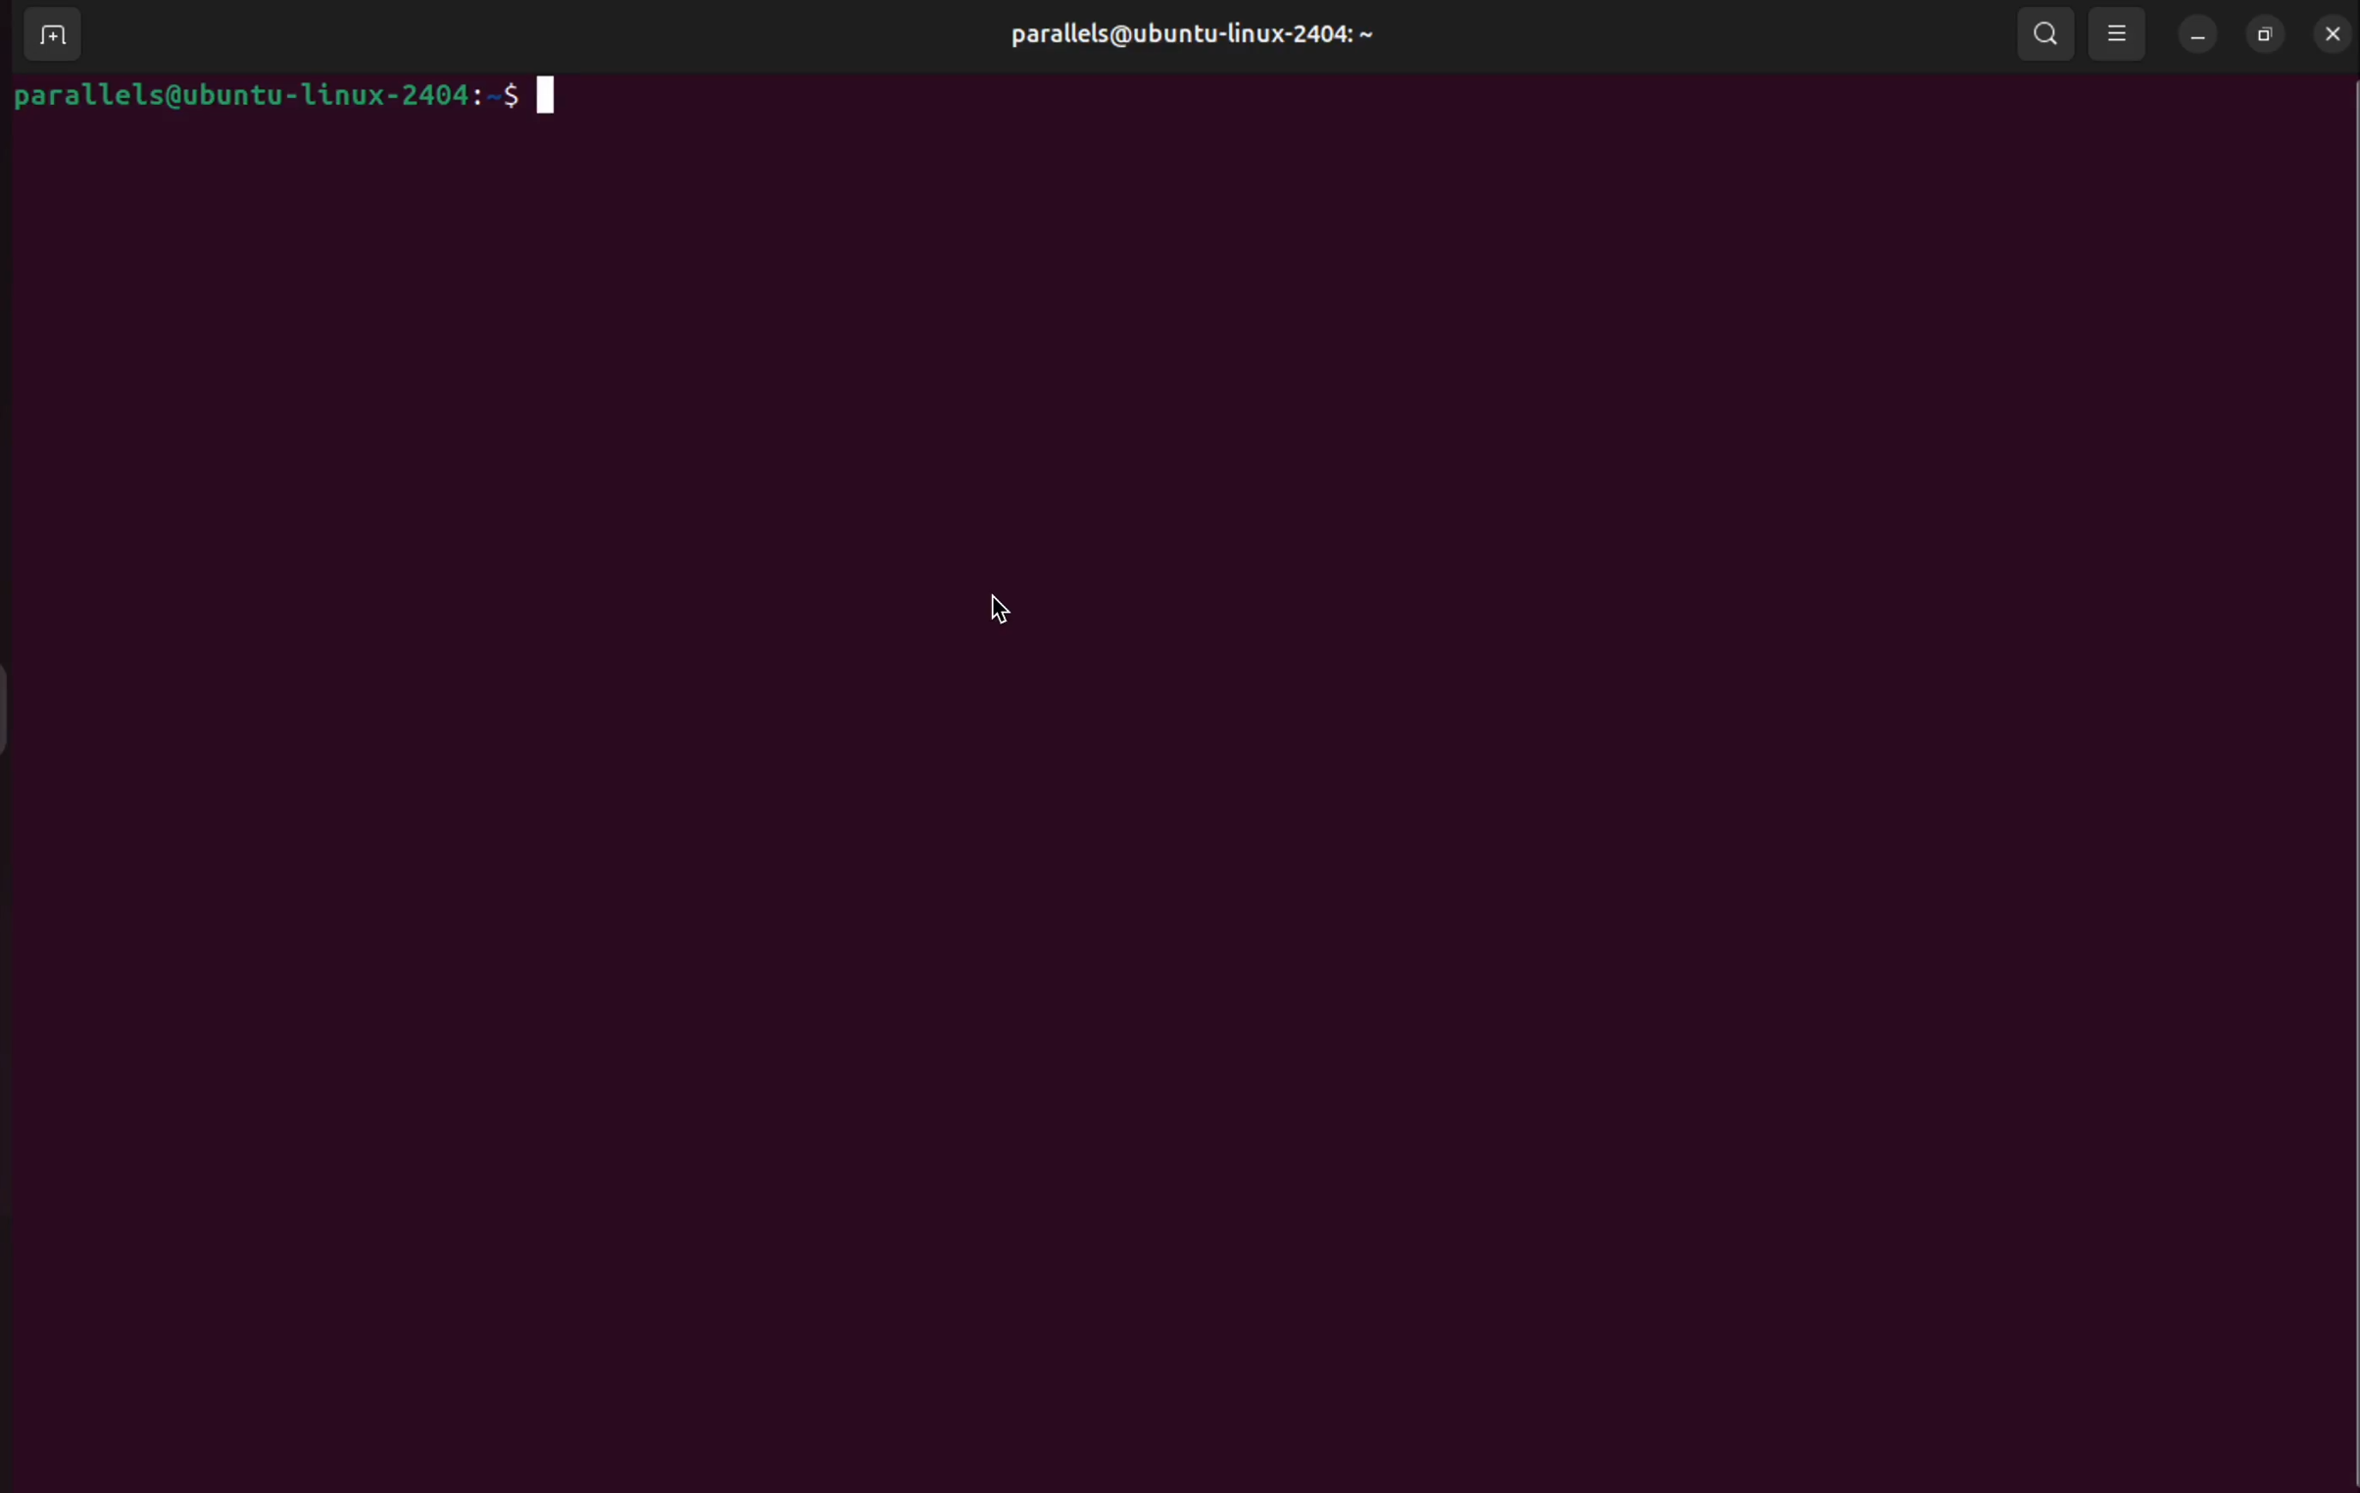 This screenshot has height=1493, width=2360. I want to click on parallels@ubuntu-linux-2404: ~, so click(1188, 34).